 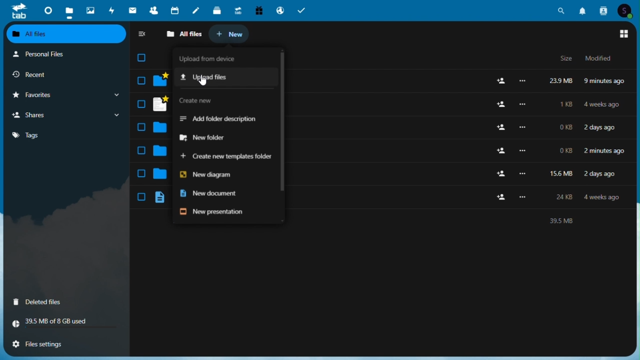 What do you see at coordinates (301, 9) in the screenshot?
I see `tasks` at bounding box center [301, 9].